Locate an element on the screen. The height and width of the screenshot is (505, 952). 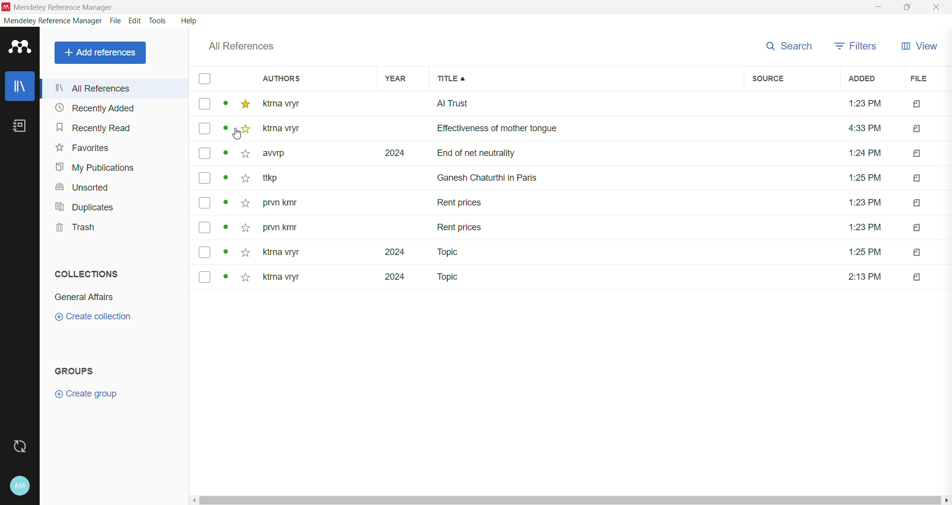
~ ttkp is located at coordinates (287, 178).